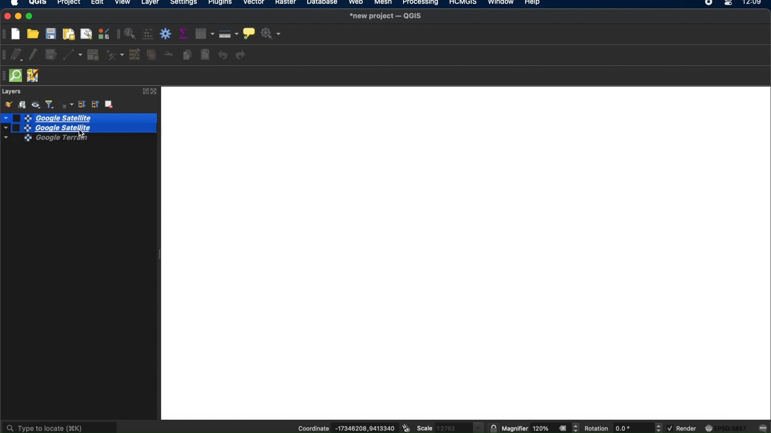 The height and width of the screenshot is (433, 771). I want to click on scale 1.2762, so click(449, 427).